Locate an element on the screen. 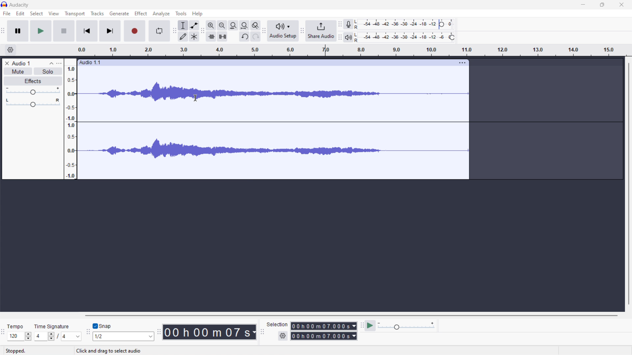 This screenshot has height=355, width=632. time toolbar is located at coordinates (159, 334).